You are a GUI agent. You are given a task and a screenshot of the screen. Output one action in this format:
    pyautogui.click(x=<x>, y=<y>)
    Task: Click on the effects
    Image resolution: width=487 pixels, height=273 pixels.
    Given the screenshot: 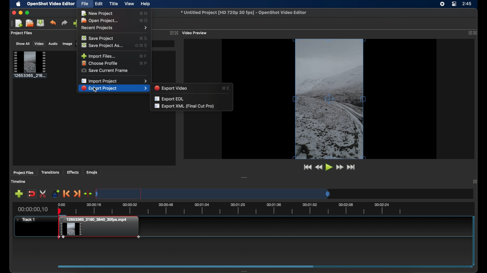 What is the action you would take?
    pyautogui.click(x=73, y=172)
    